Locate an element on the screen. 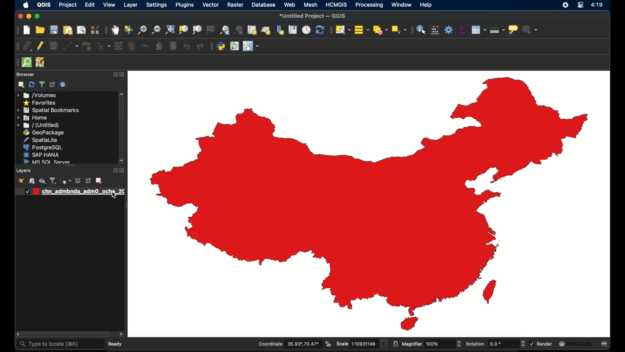 This screenshot has width=625, height=352. Checkbox  is located at coordinates (26, 191).